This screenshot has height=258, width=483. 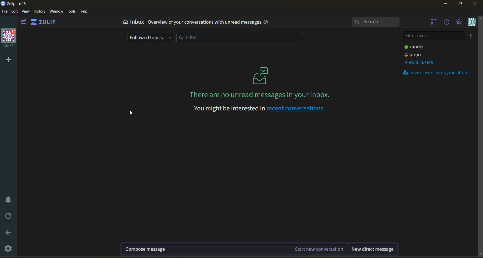 I want to click on search, so click(x=375, y=22).